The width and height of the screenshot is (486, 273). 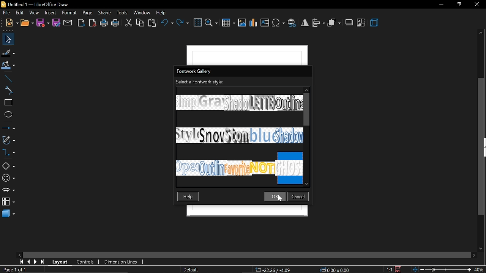 What do you see at coordinates (7, 103) in the screenshot?
I see `rectangle` at bounding box center [7, 103].